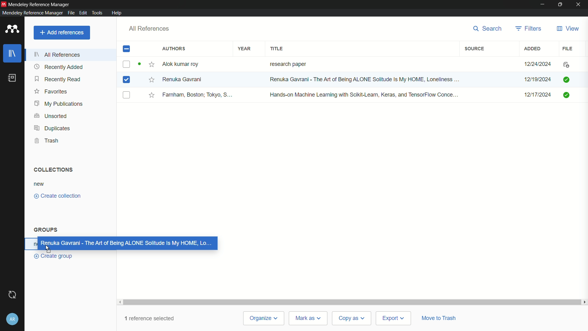  I want to click on sync, so click(12, 295).